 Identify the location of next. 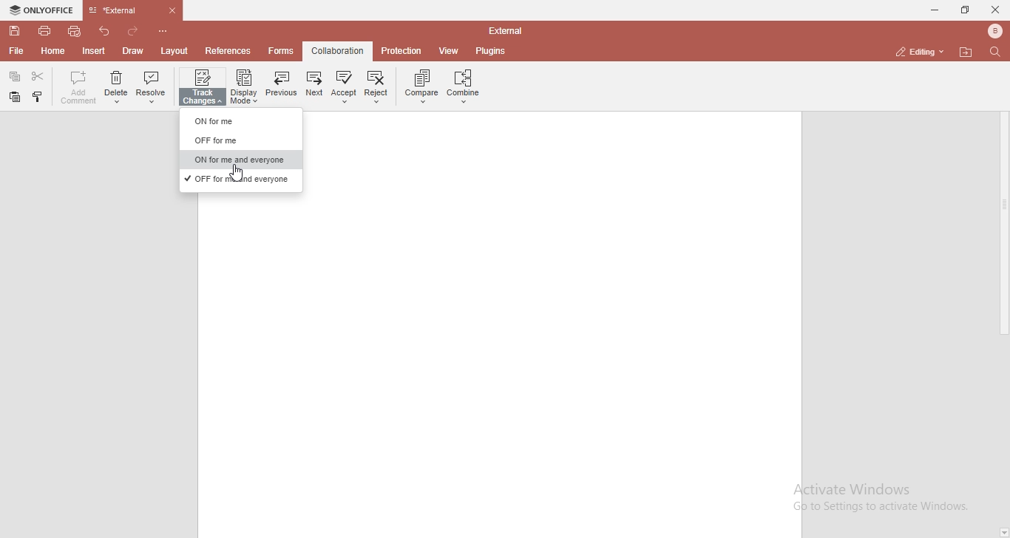
(313, 86).